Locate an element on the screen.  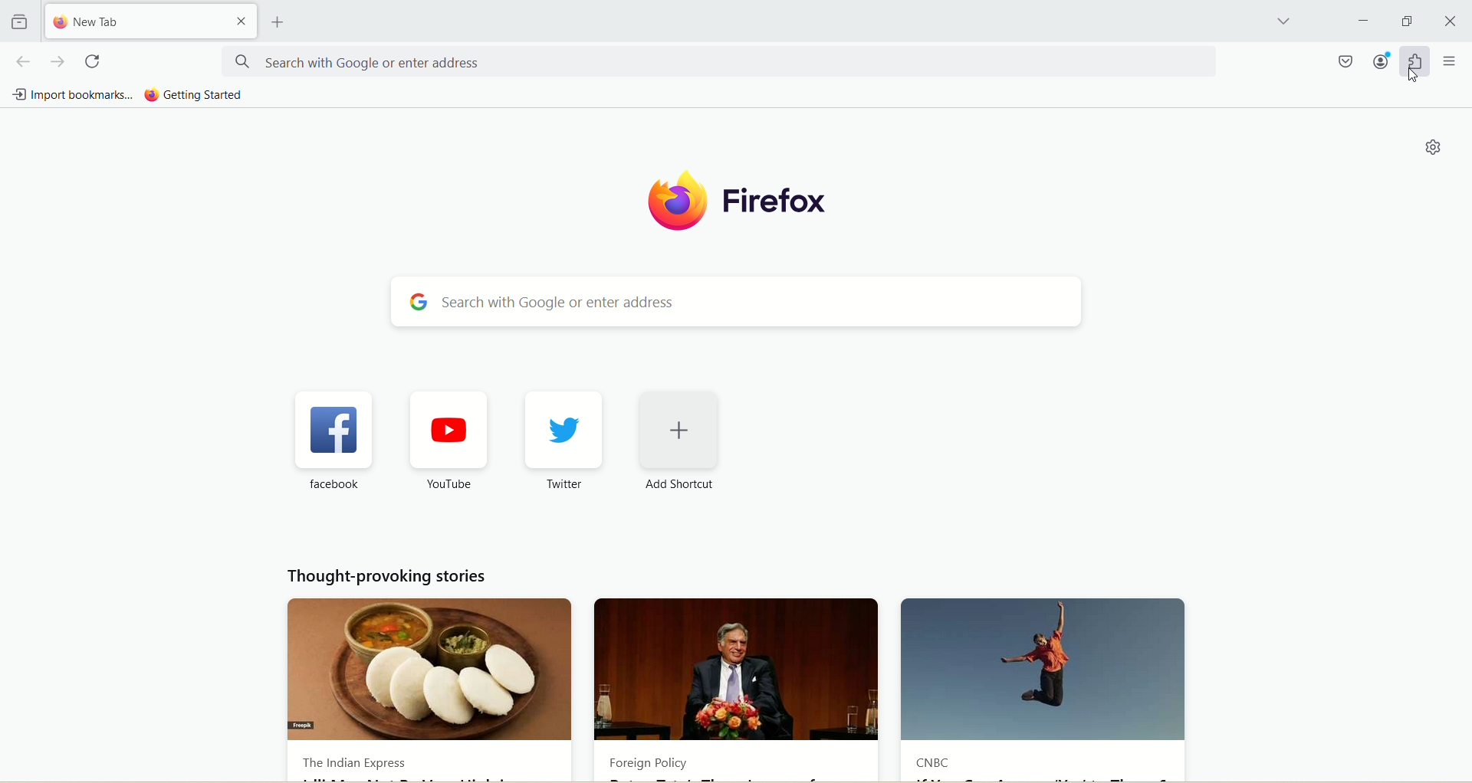
Search bar is located at coordinates (741, 302).